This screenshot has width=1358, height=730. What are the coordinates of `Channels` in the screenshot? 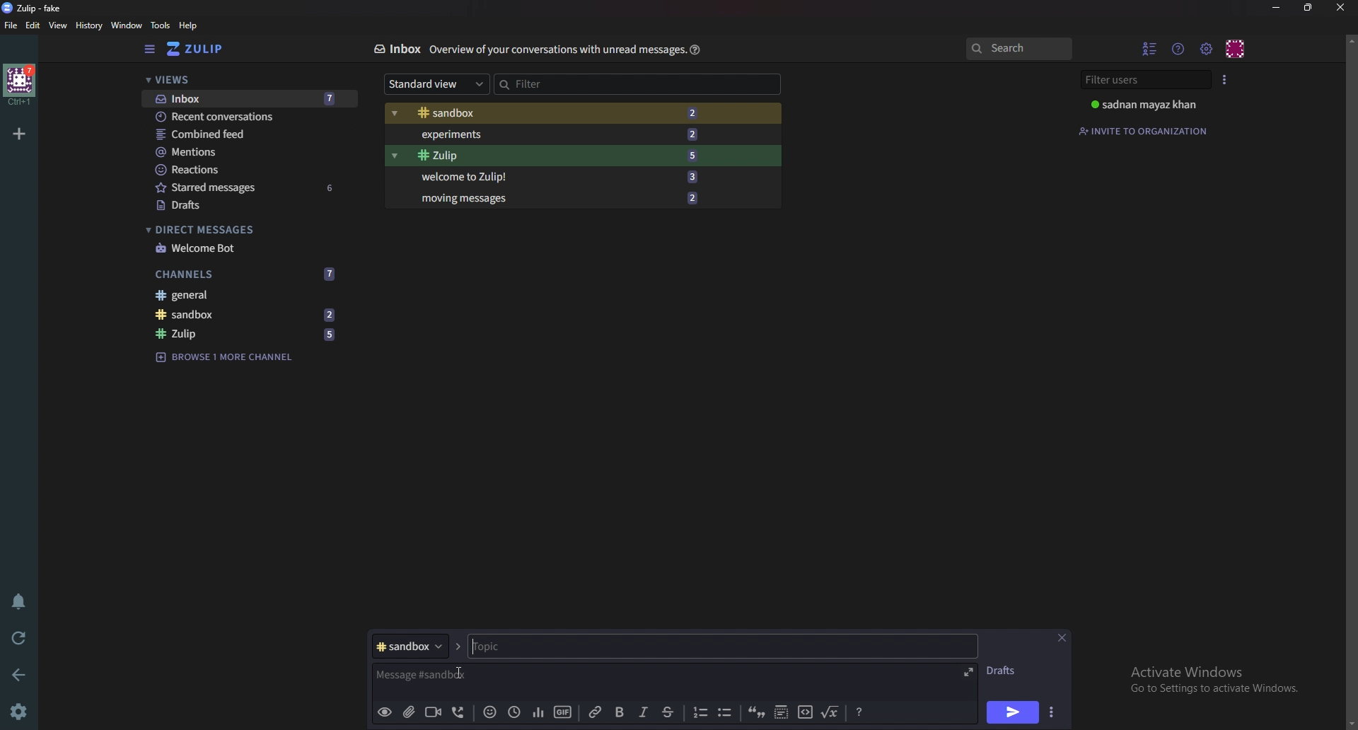 It's located at (246, 274).